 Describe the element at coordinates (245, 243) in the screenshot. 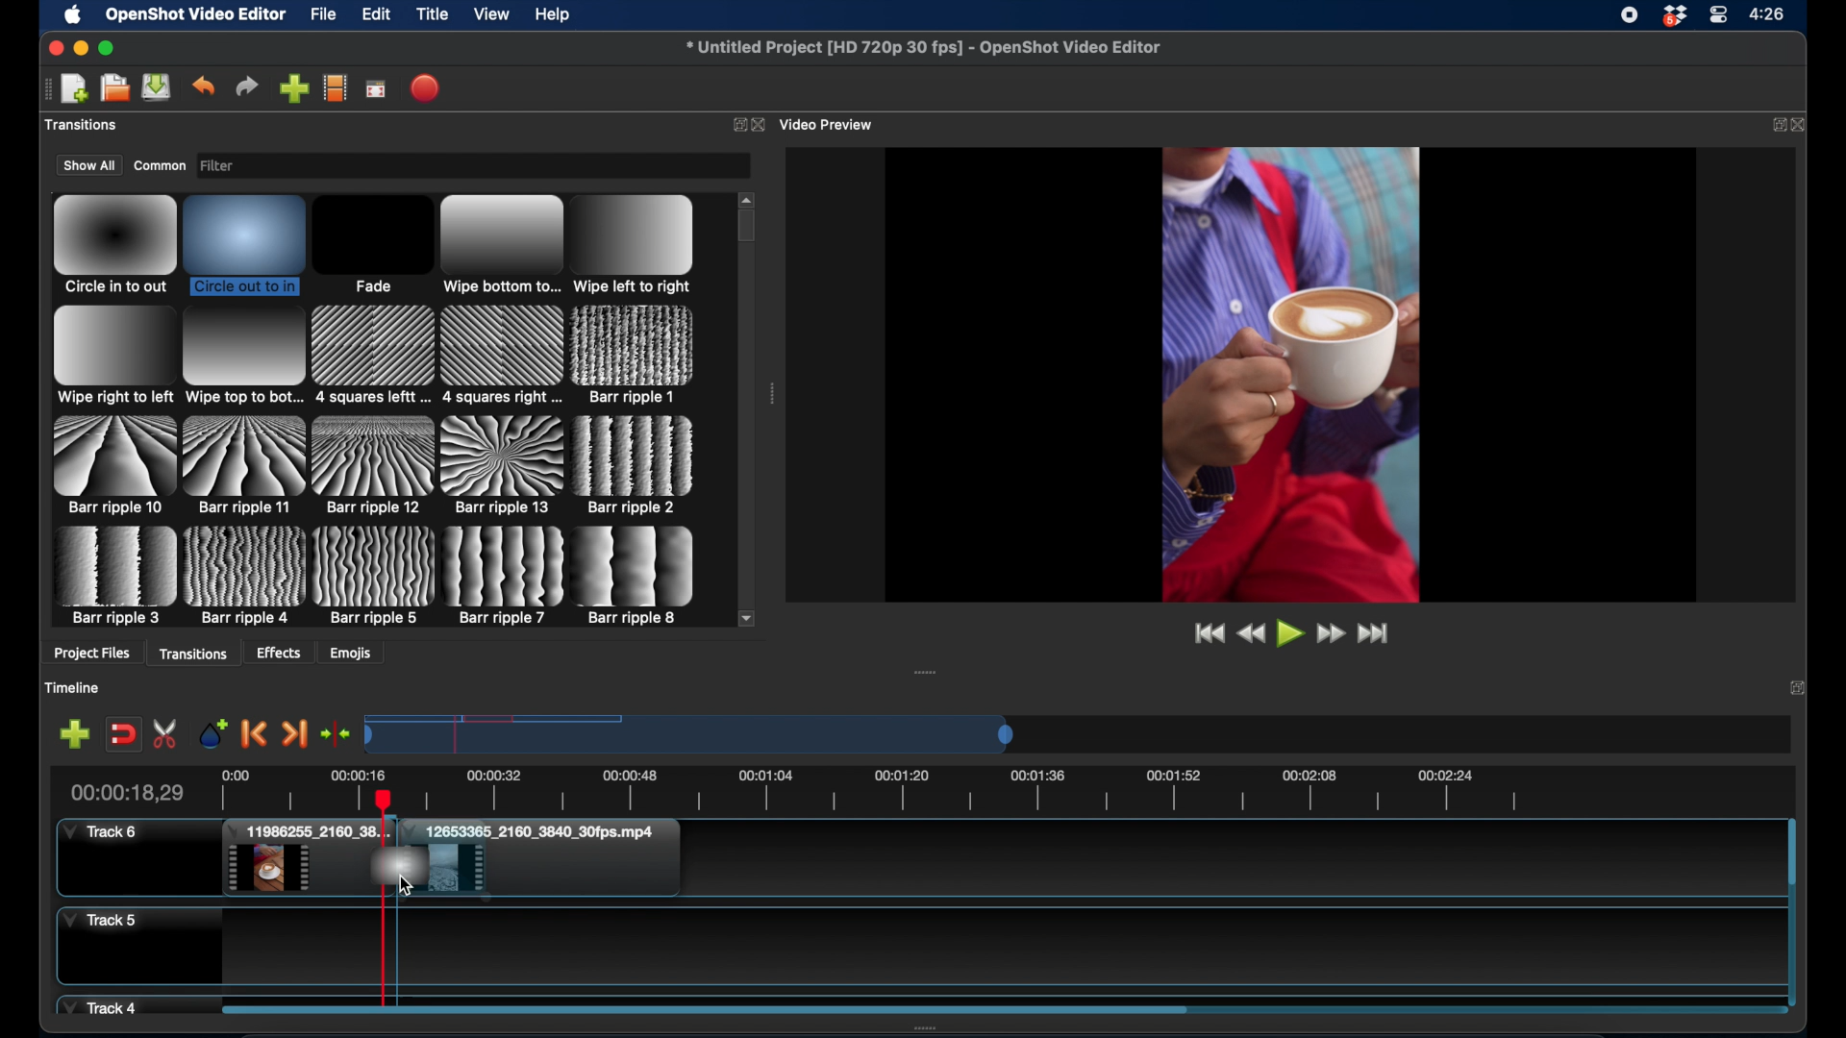

I see `transition` at that location.